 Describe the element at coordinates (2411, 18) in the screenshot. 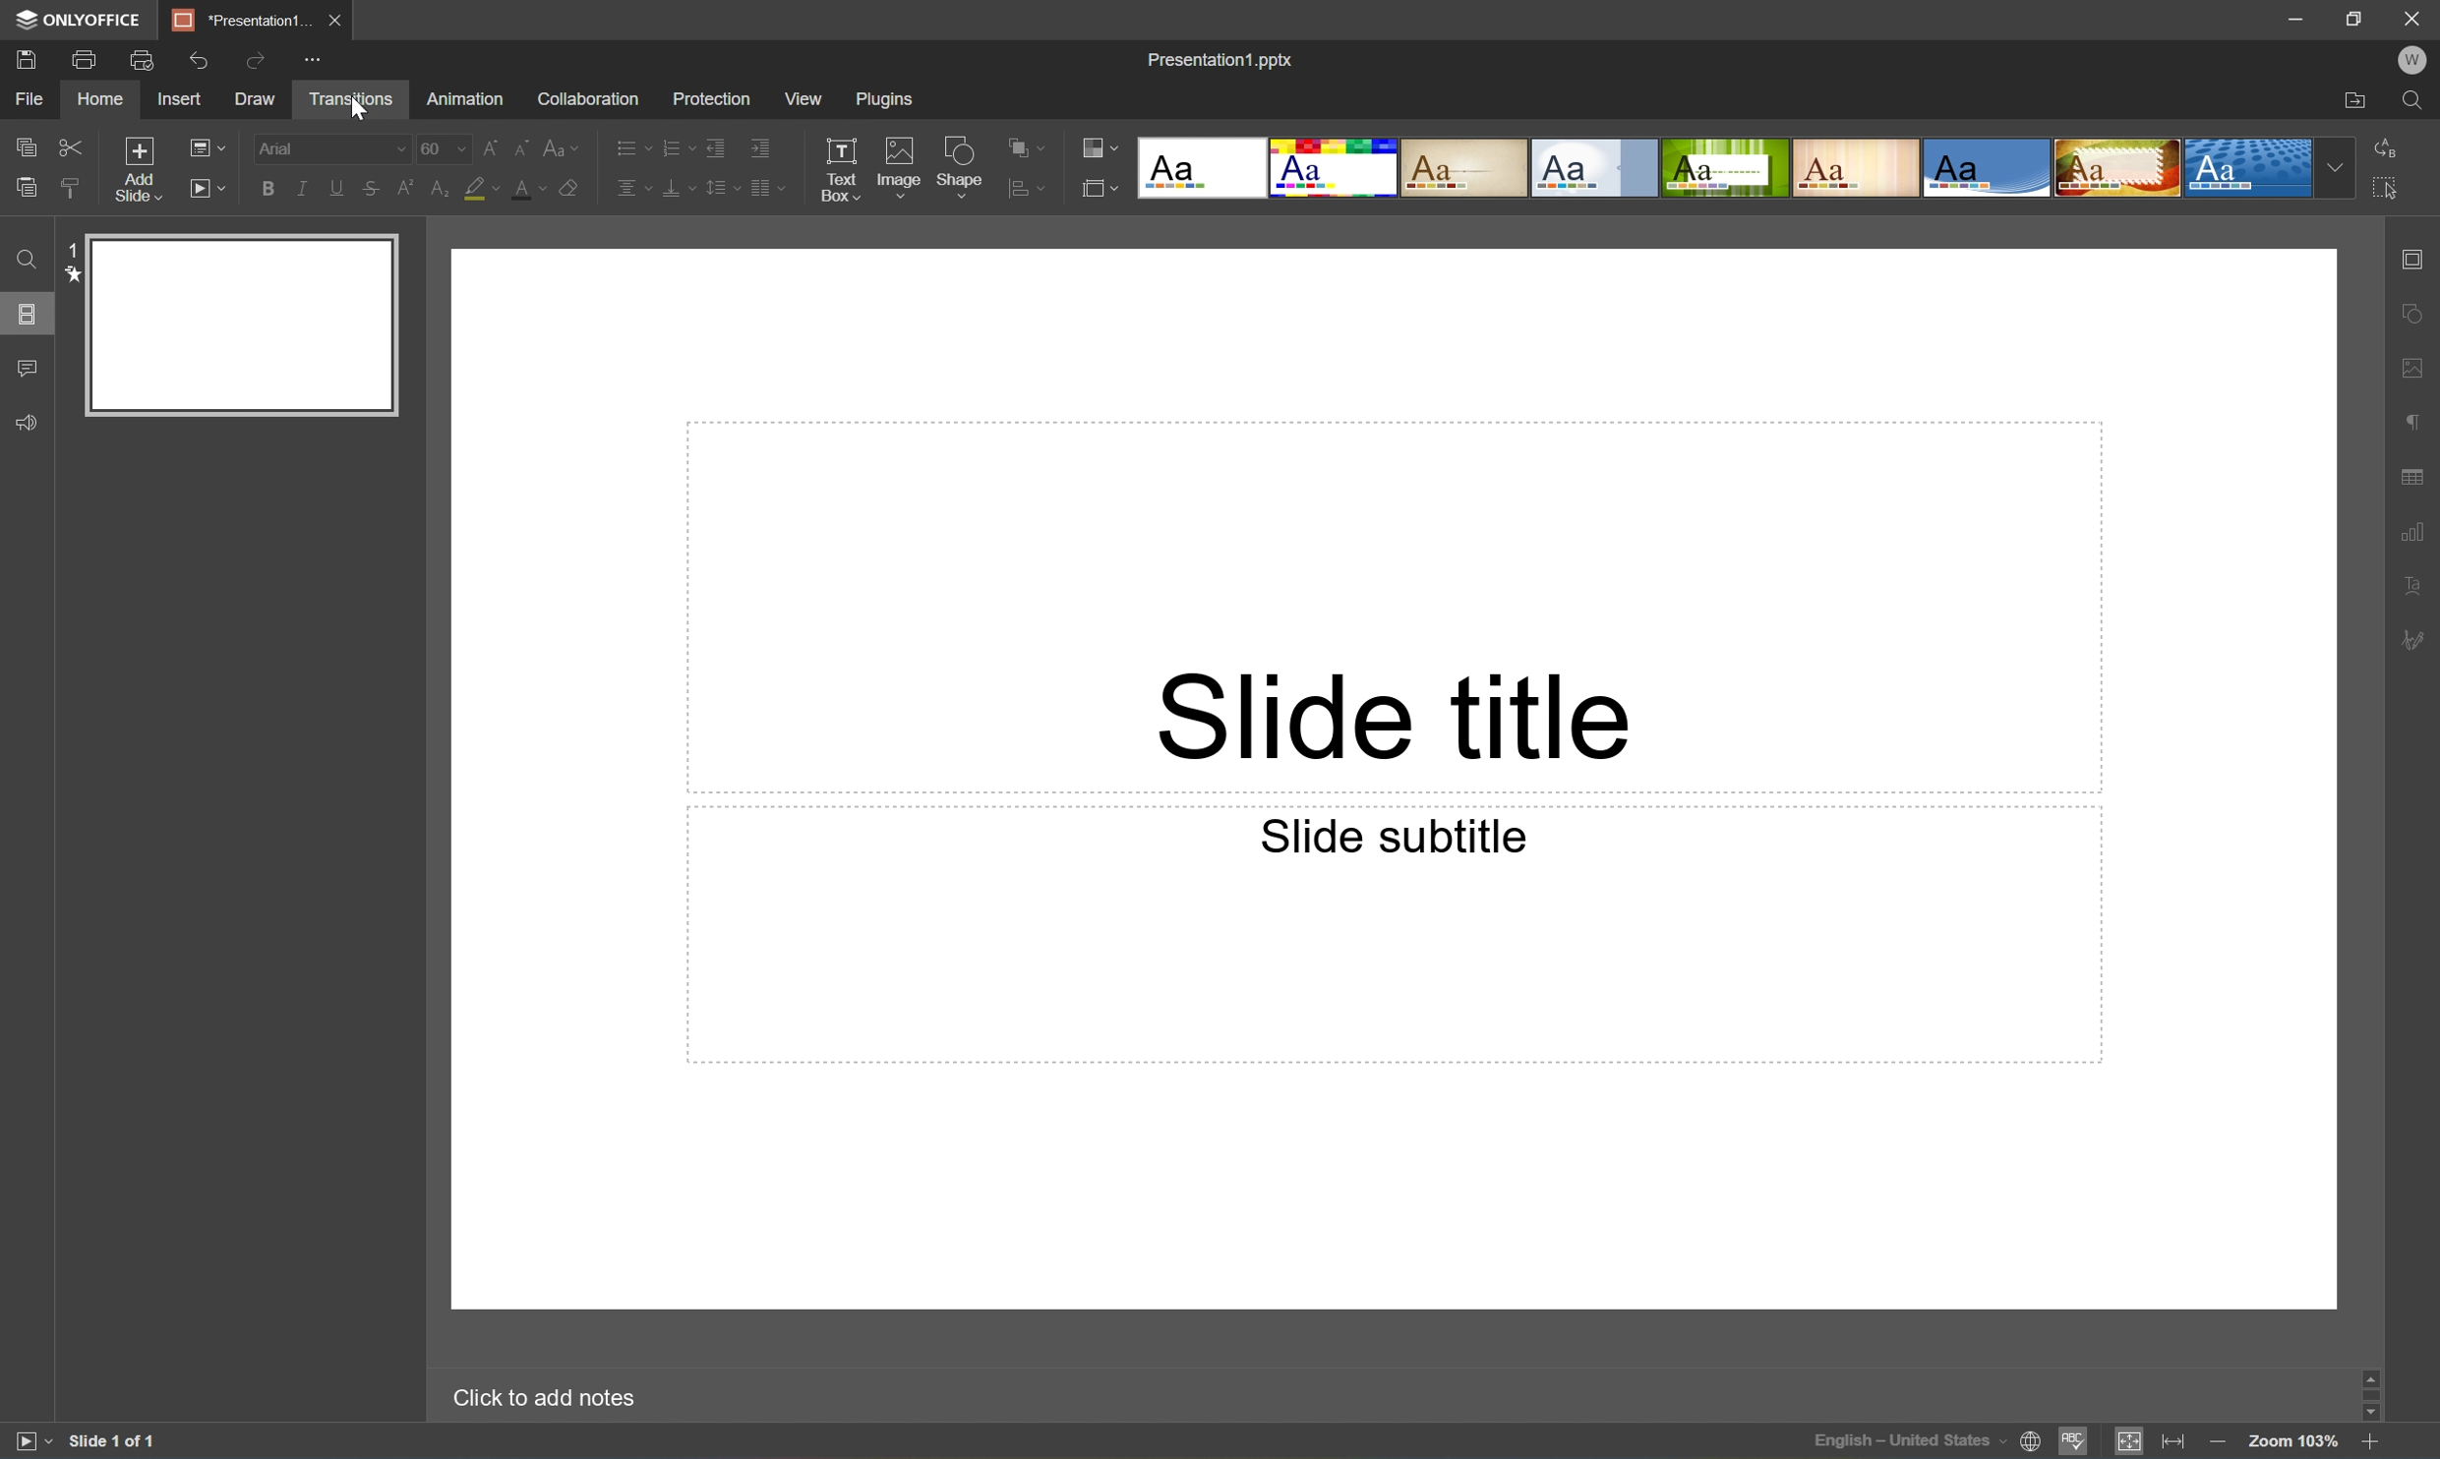

I see `Close` at that location.